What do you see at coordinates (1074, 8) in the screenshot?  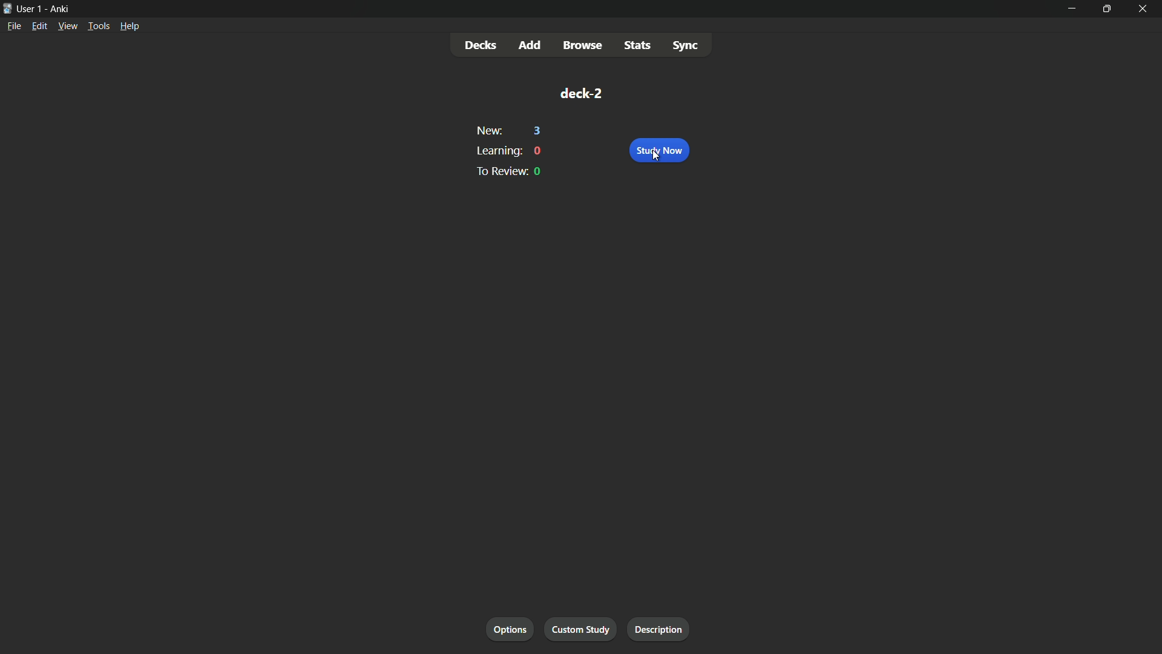 I see `minimize` at bounding box center [1074, 8].